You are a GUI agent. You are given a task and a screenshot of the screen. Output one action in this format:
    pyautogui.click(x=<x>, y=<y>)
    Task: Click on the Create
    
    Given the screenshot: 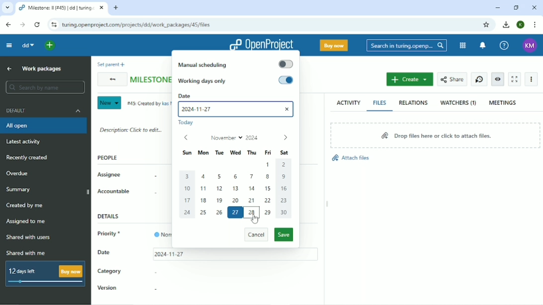 What is the action you would take?
    pyautogui.click(x=410, y=79)
    